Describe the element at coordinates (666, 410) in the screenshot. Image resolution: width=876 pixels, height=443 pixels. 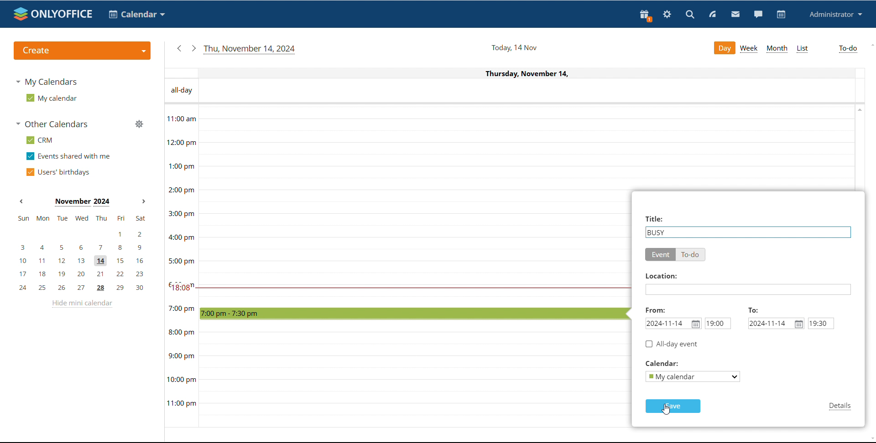
I see `cursor` at that location.